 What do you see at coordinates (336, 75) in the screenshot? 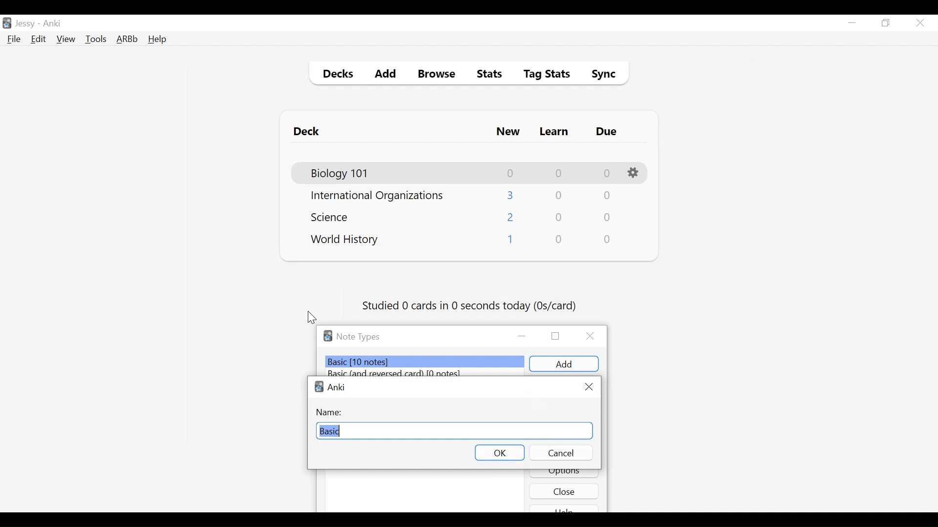
I see `Decks` at bounding box center [336, 75].